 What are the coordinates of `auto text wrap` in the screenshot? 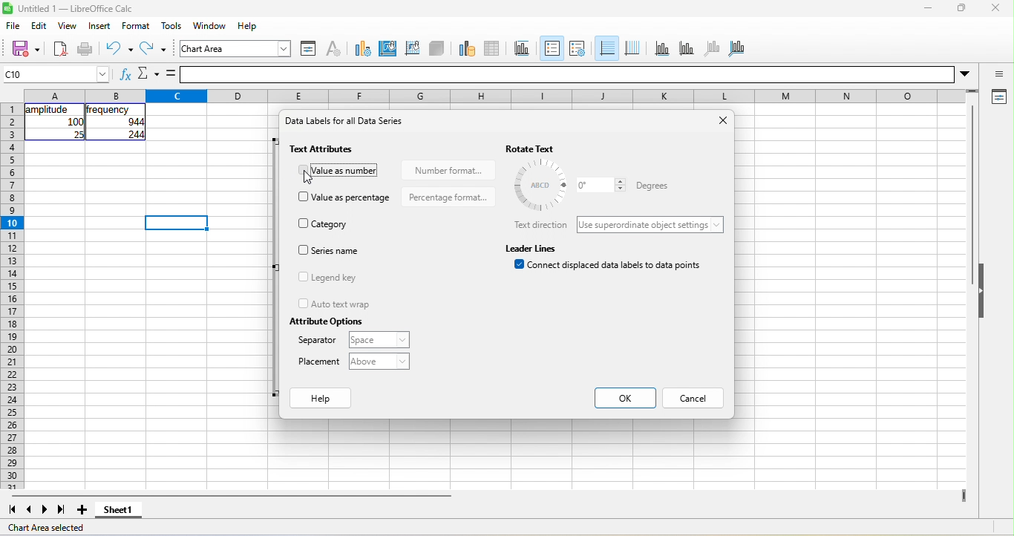 It's located at (334, 304).